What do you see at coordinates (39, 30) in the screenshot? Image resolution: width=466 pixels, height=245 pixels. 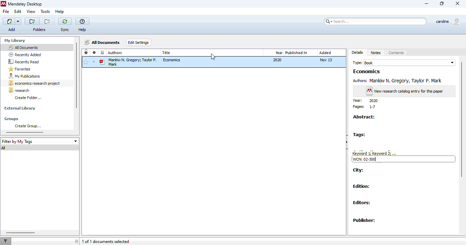 I see `folders` at bounding box center [39, 30].